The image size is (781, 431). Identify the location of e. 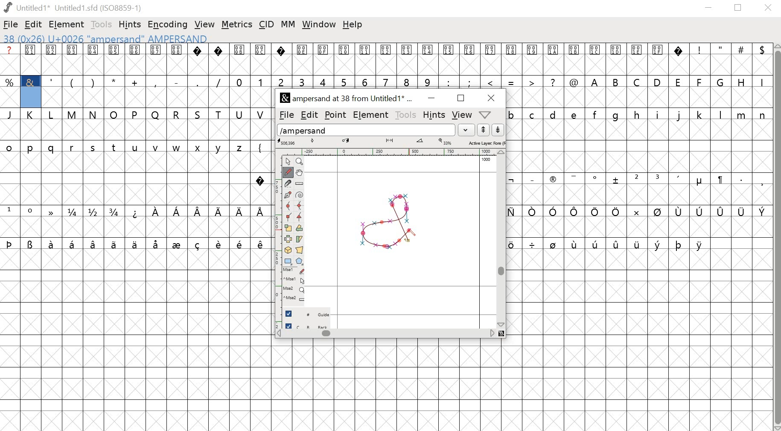
(575, 114).